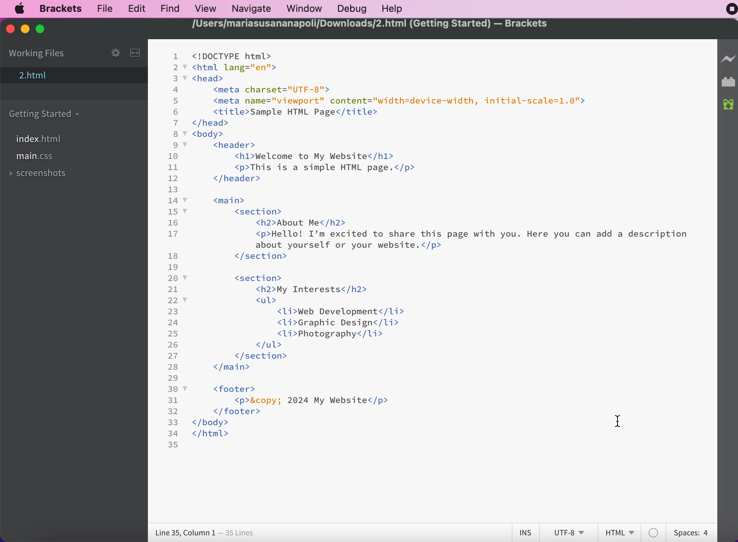 This screenshot has width=738, height=542. I want to click on 7, so click(175, 123).